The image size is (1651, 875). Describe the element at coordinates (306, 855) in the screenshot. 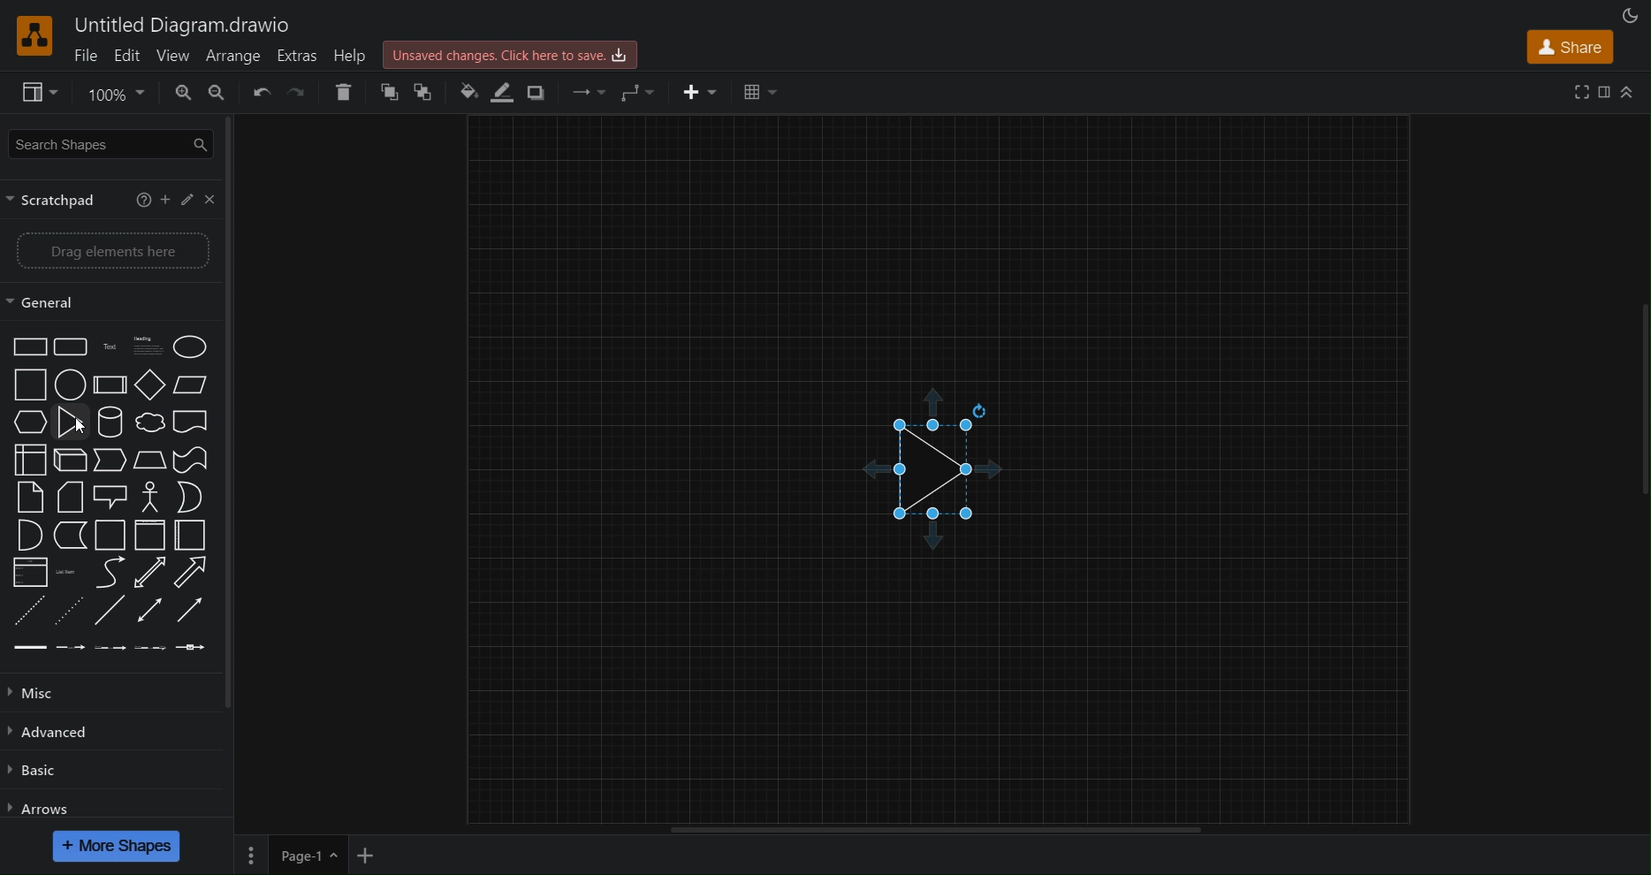

I see `Page 1` at that location.